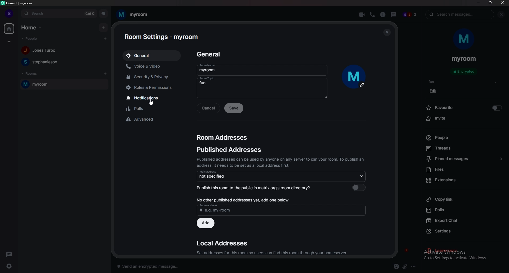 The height and width of the screenshot is (273, 509). I want to click on room, so click(64, 84).